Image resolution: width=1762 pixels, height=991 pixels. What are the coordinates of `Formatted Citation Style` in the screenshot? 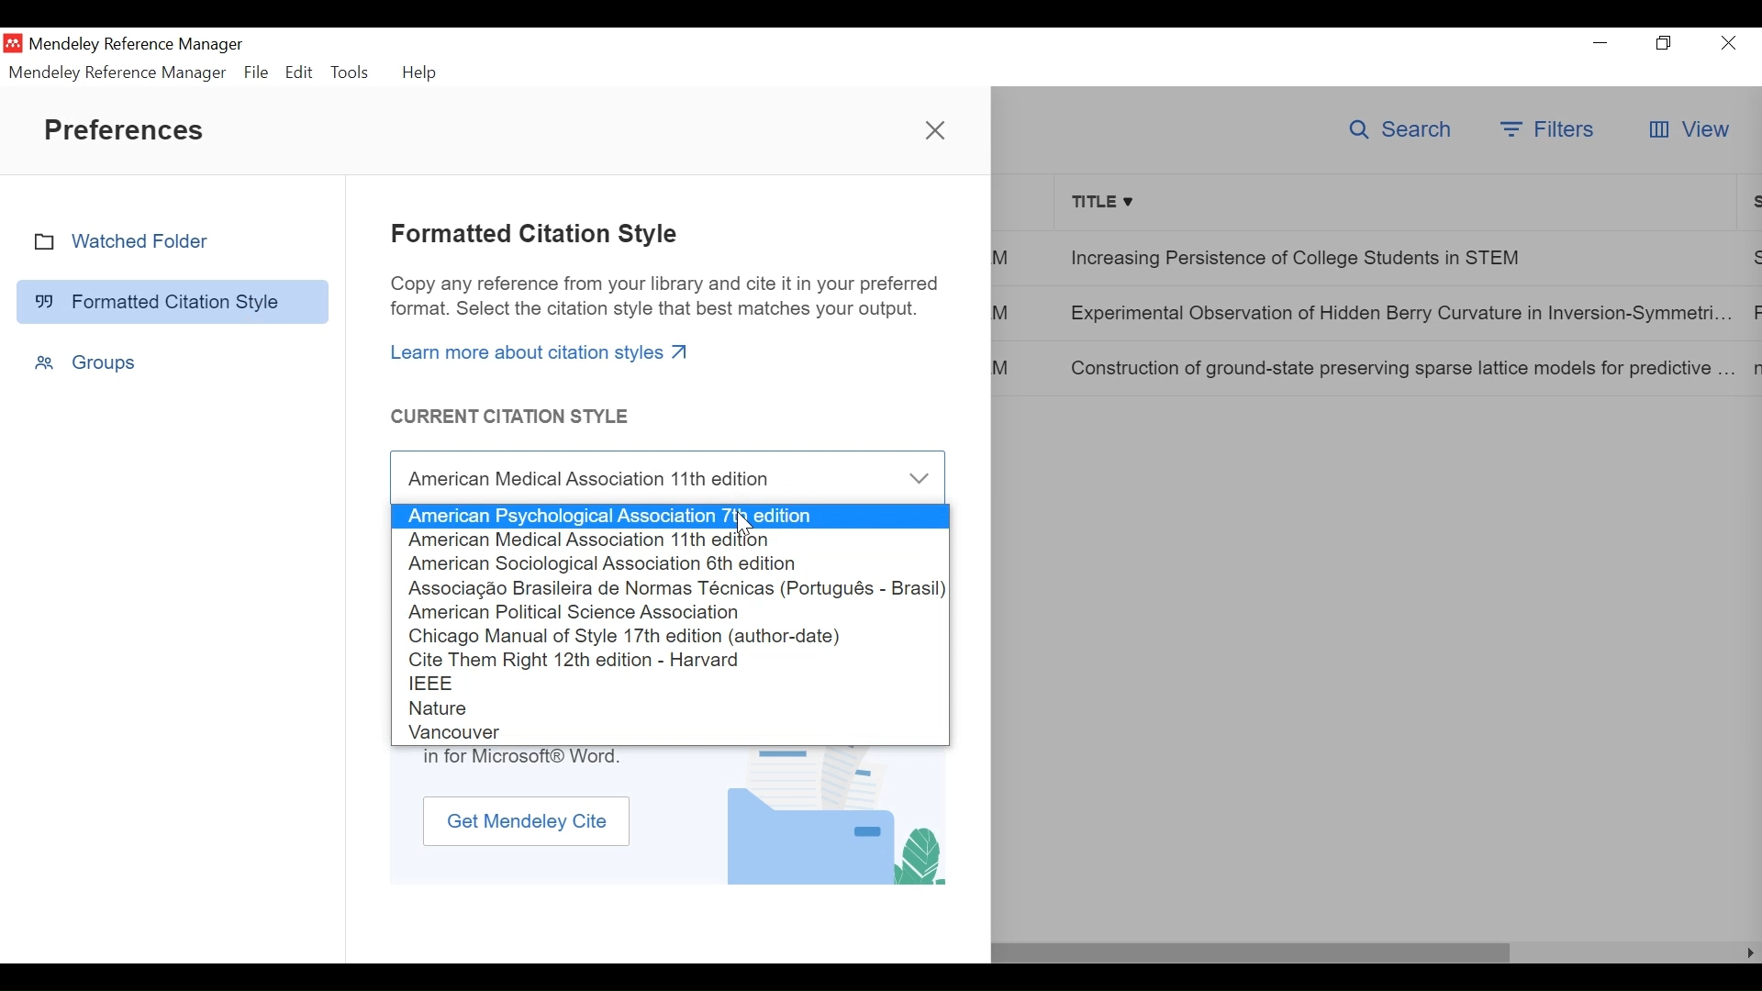 It's located at (536, 235).